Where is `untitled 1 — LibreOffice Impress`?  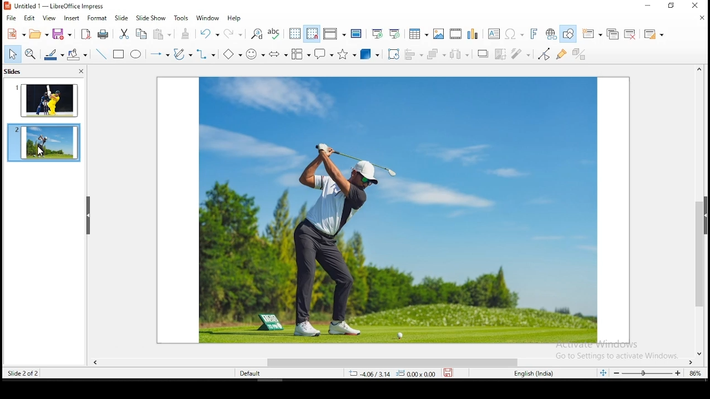 untitled 1 — LibreOffice Impress is located at coordinates (60, 6).